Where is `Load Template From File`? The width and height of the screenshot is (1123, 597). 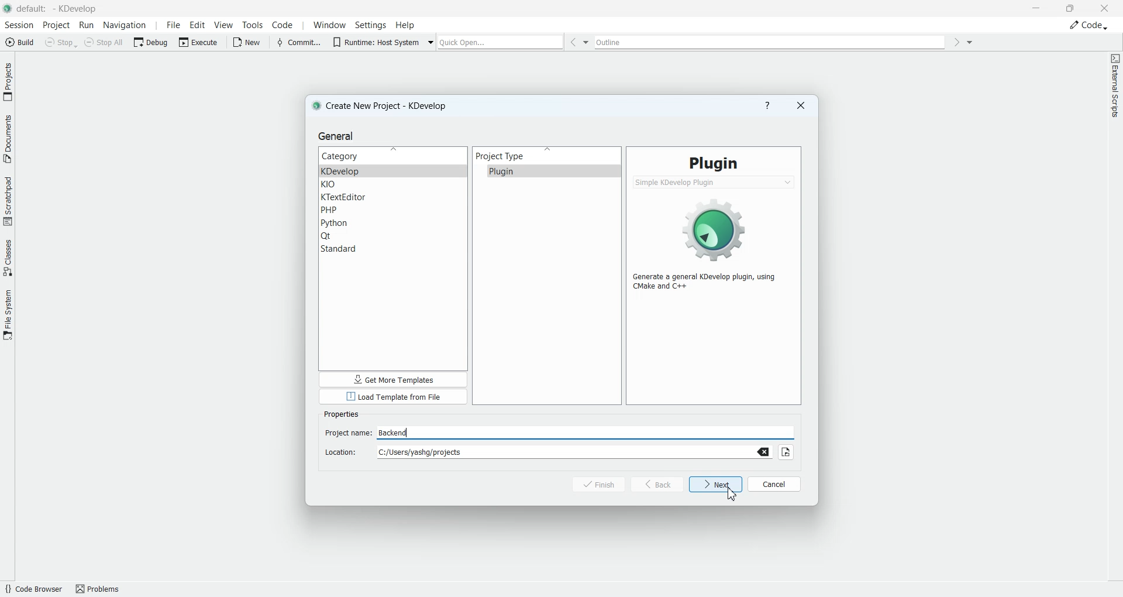 Load Template From File is located at coordinates (392, 396).